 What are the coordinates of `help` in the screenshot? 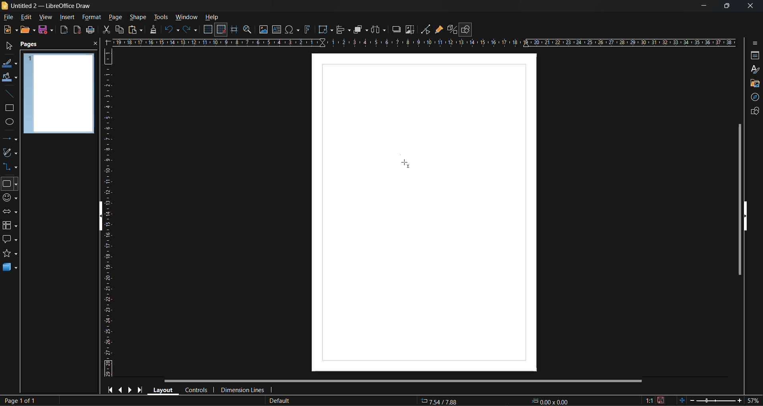 It's located at (212, 18).